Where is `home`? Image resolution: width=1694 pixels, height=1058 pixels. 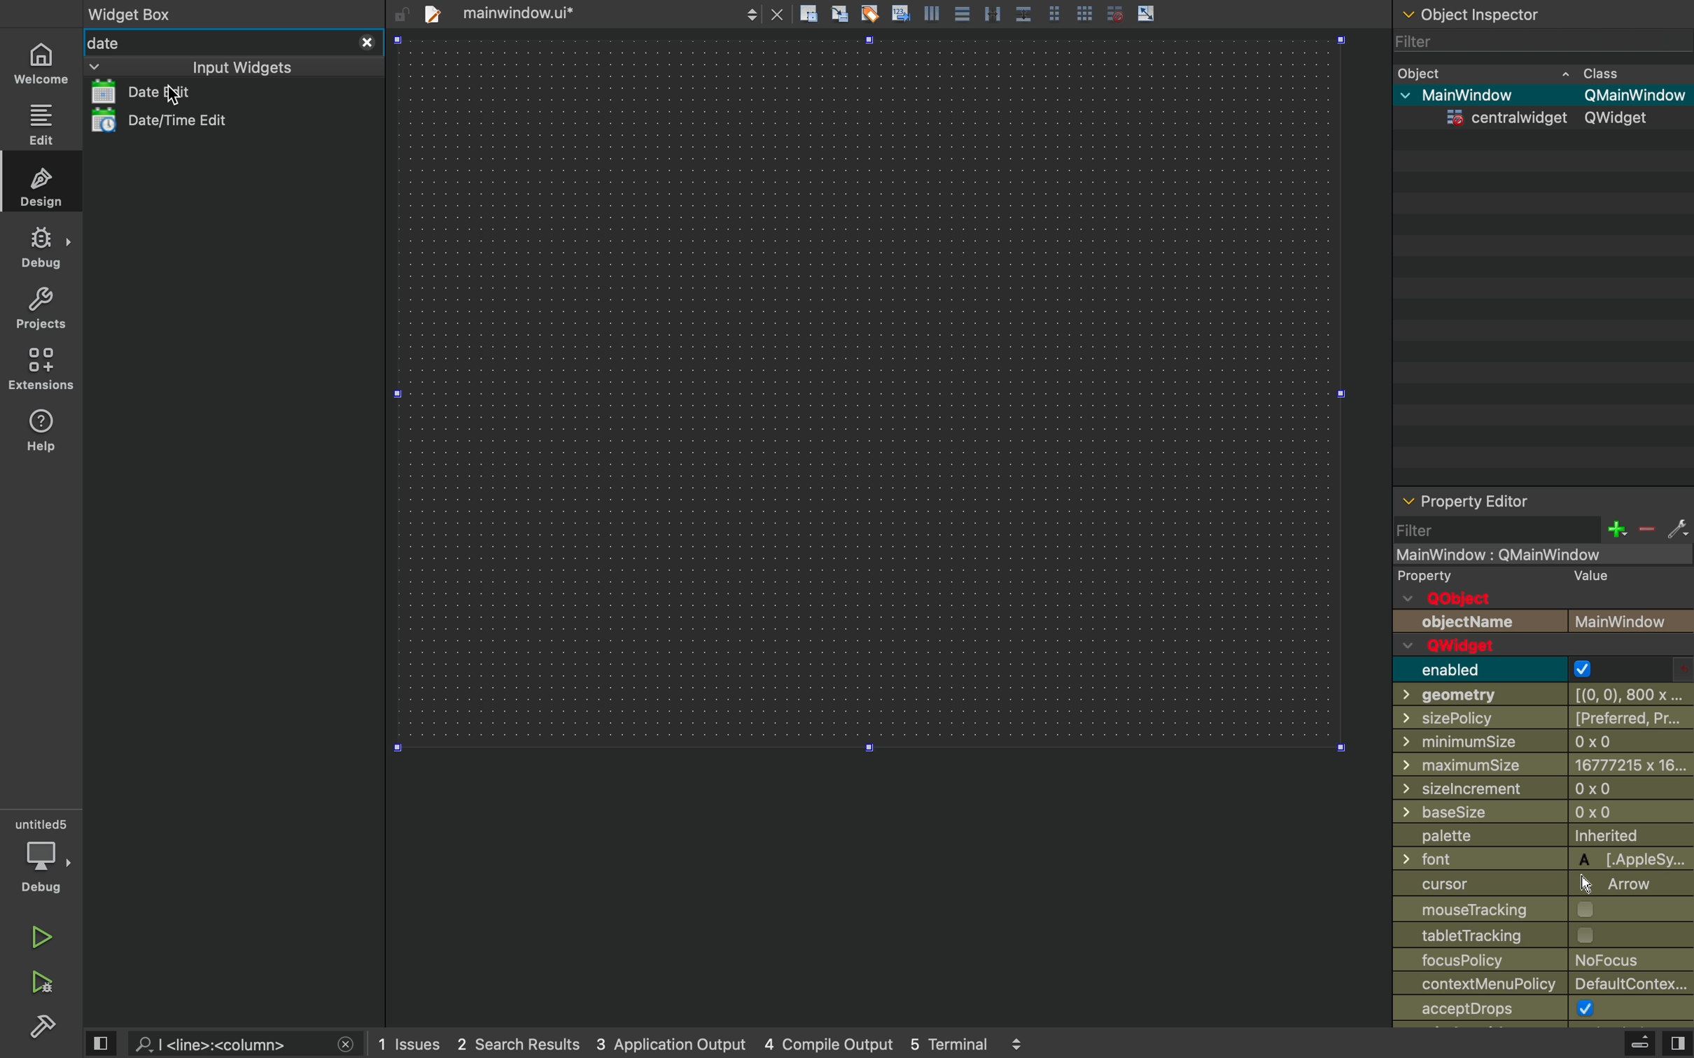
home is located at coordinates (38, 62).